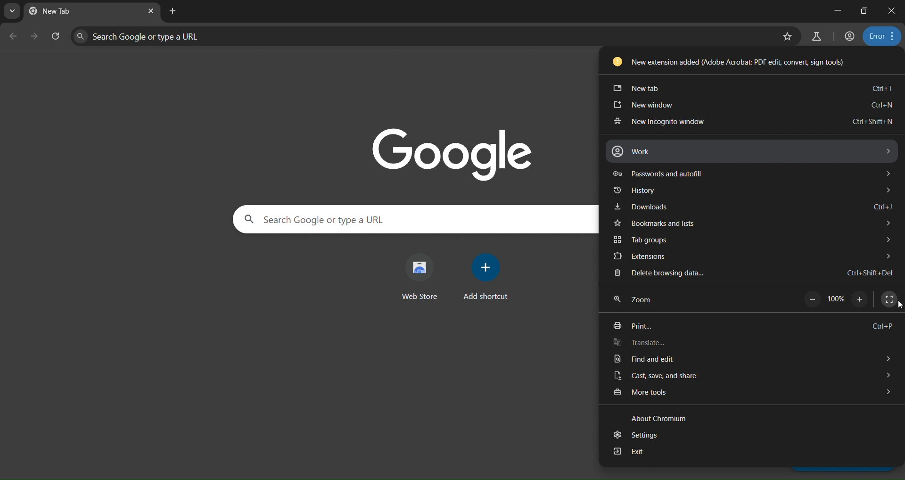  I want to click on work, so click(750, 152).